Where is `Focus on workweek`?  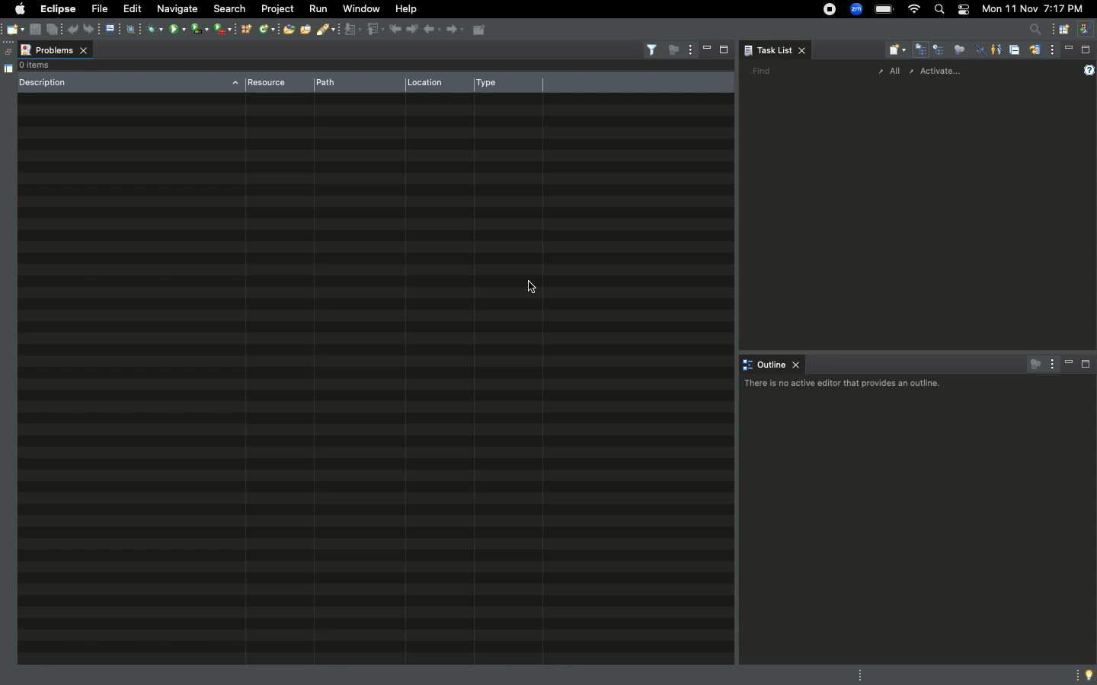 Focus on workweek is located at coordinates (959, 48).